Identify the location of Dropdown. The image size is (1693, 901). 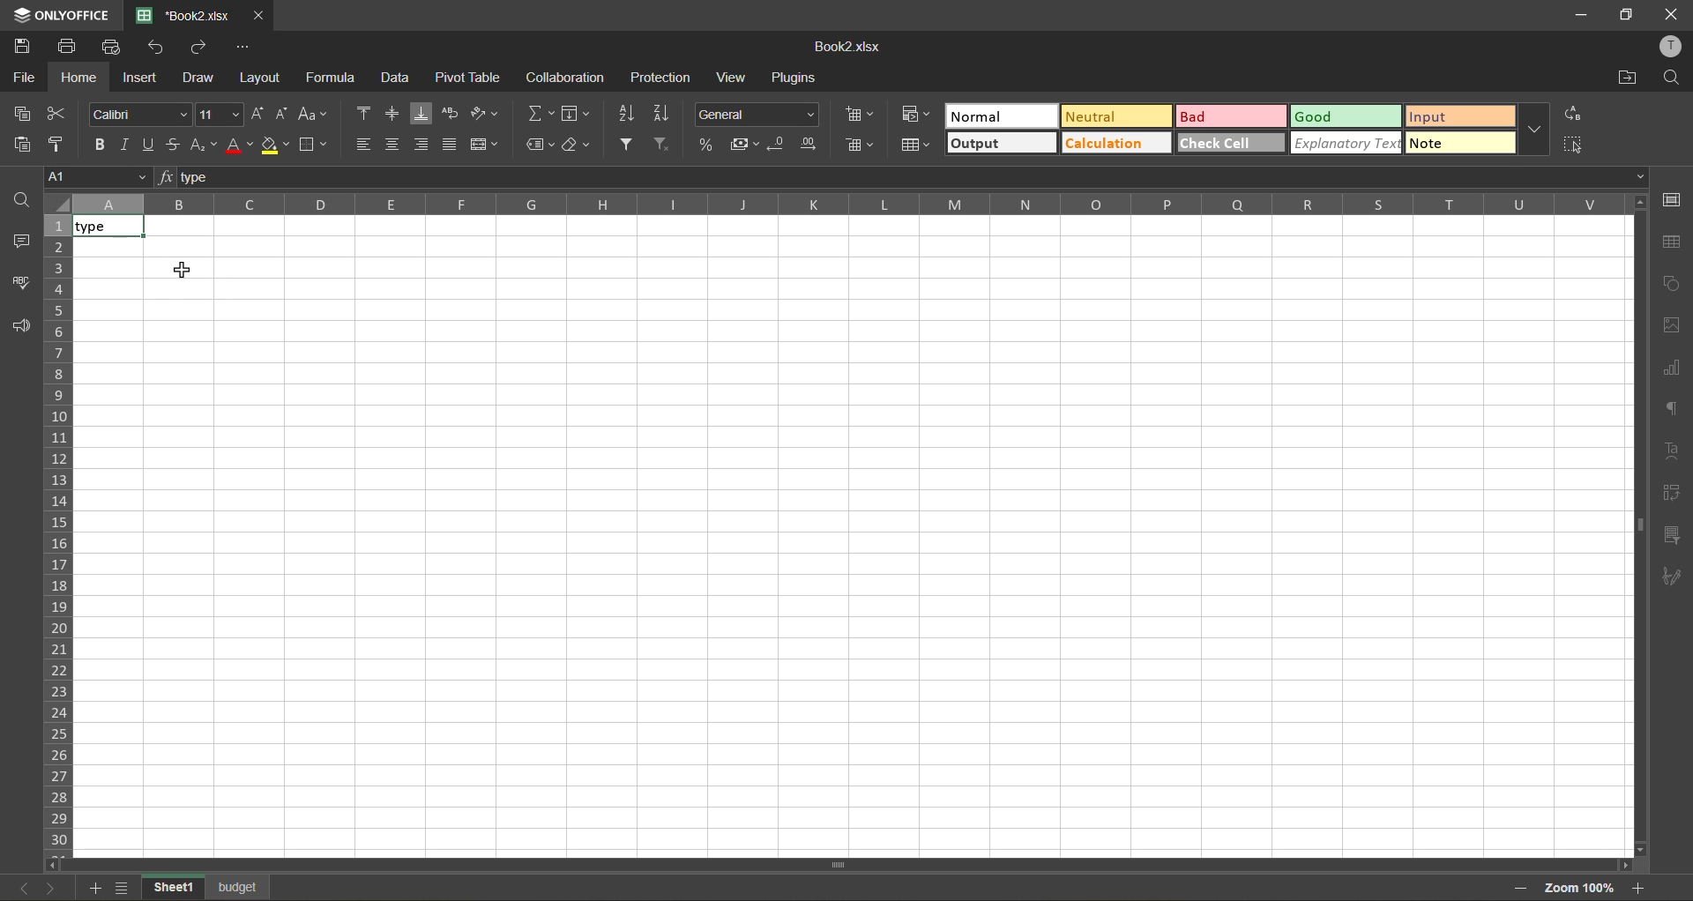
(1645, 176).